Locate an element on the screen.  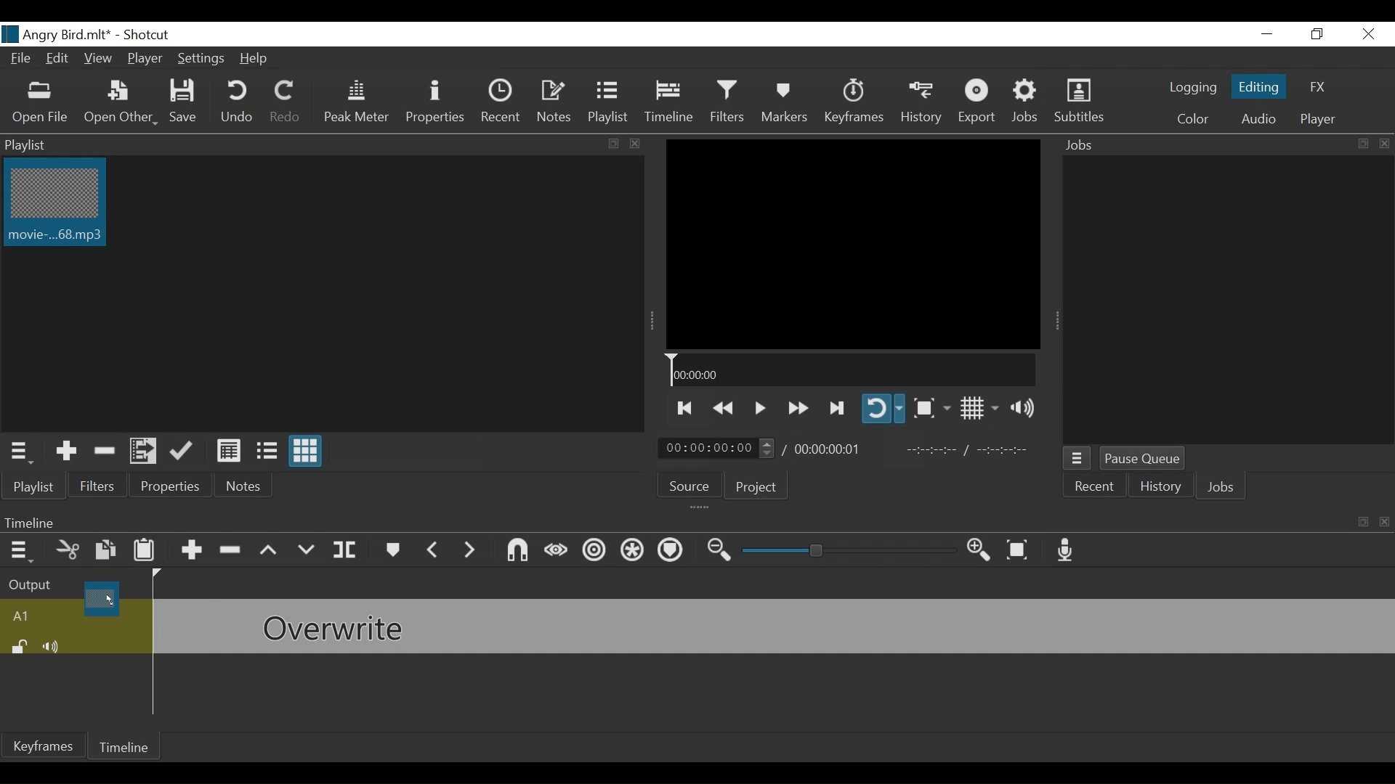
Zoom to fit is located at coordinates (1019, 550).